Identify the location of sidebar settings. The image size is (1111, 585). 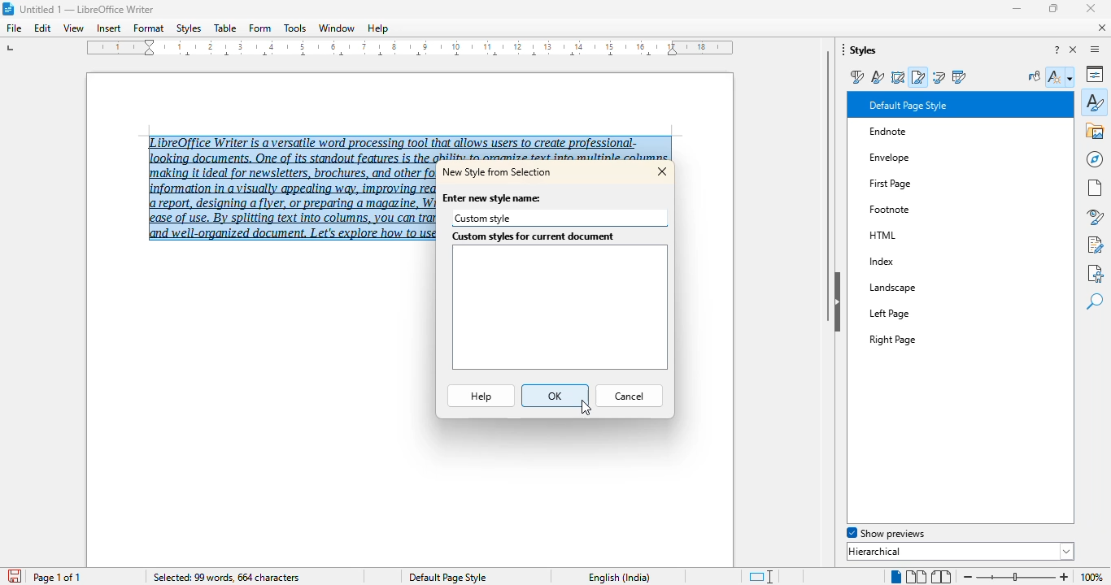
(1095, 50).